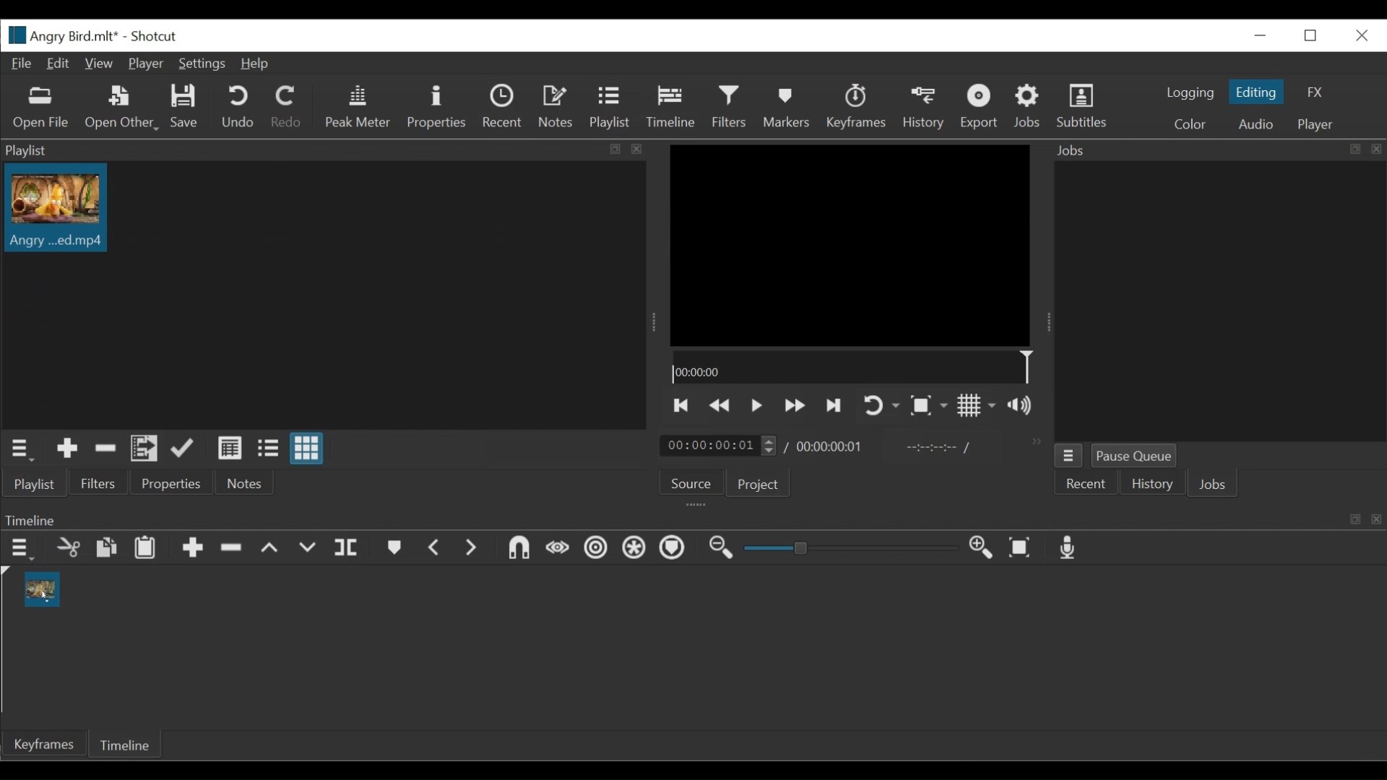 Image resolution: width=1387 pixels, height=780 pixels. What do you see at coordinates (174, 482) in the screenshot?
I see `Properties` at bounding box center [174, 482].